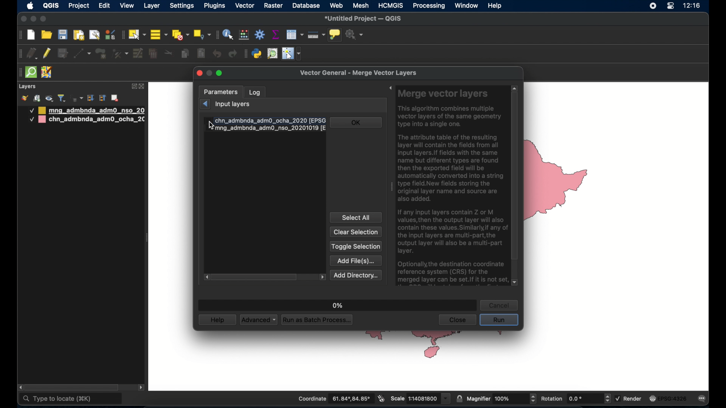  Describe the element at coordinates (71, 399) in the screenshot. I see `type to locate` at that location.